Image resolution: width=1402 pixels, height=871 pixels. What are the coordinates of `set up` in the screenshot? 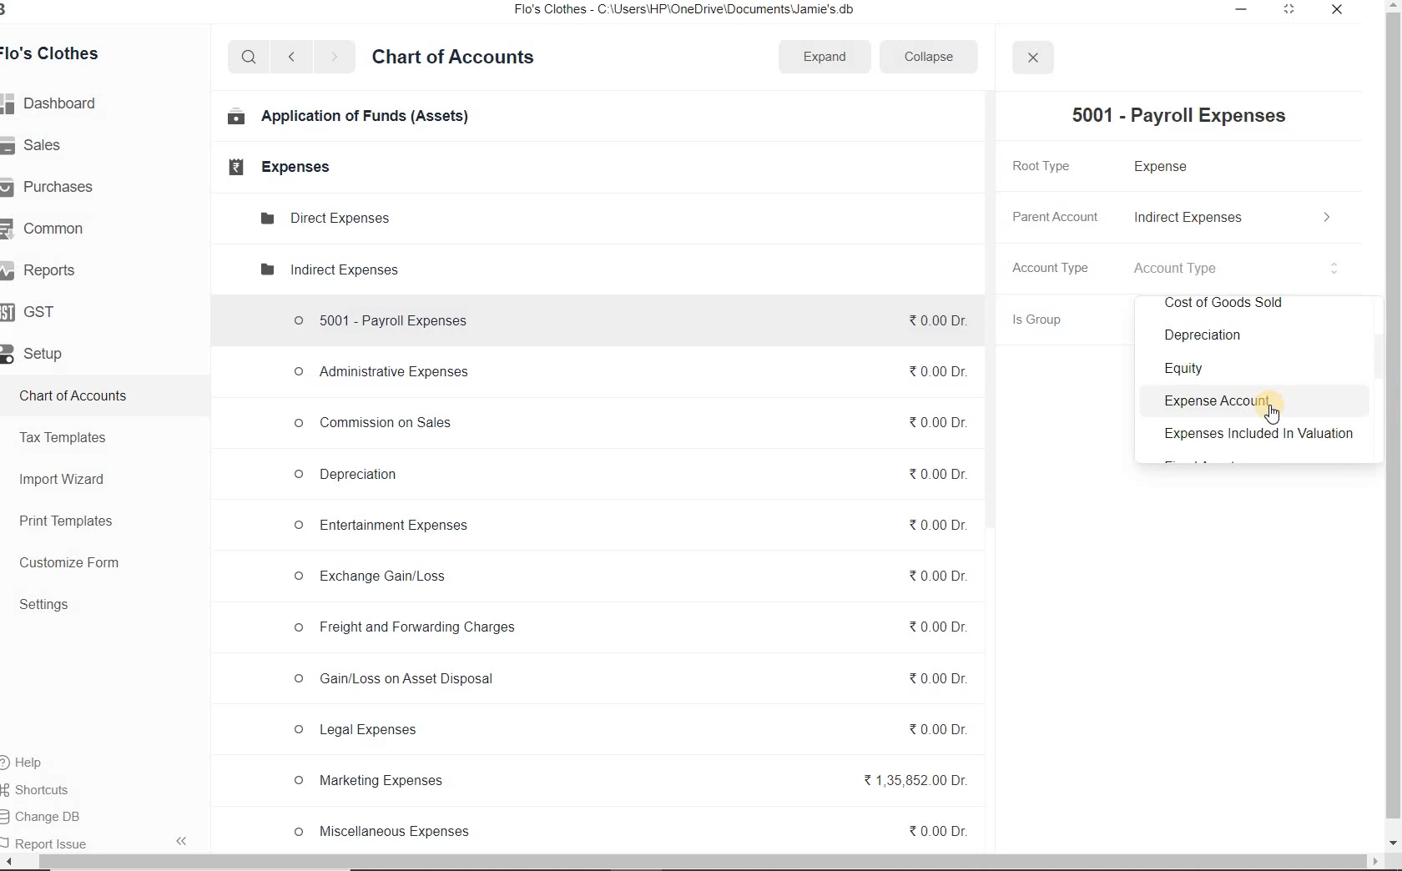 It's located at (39, 354).